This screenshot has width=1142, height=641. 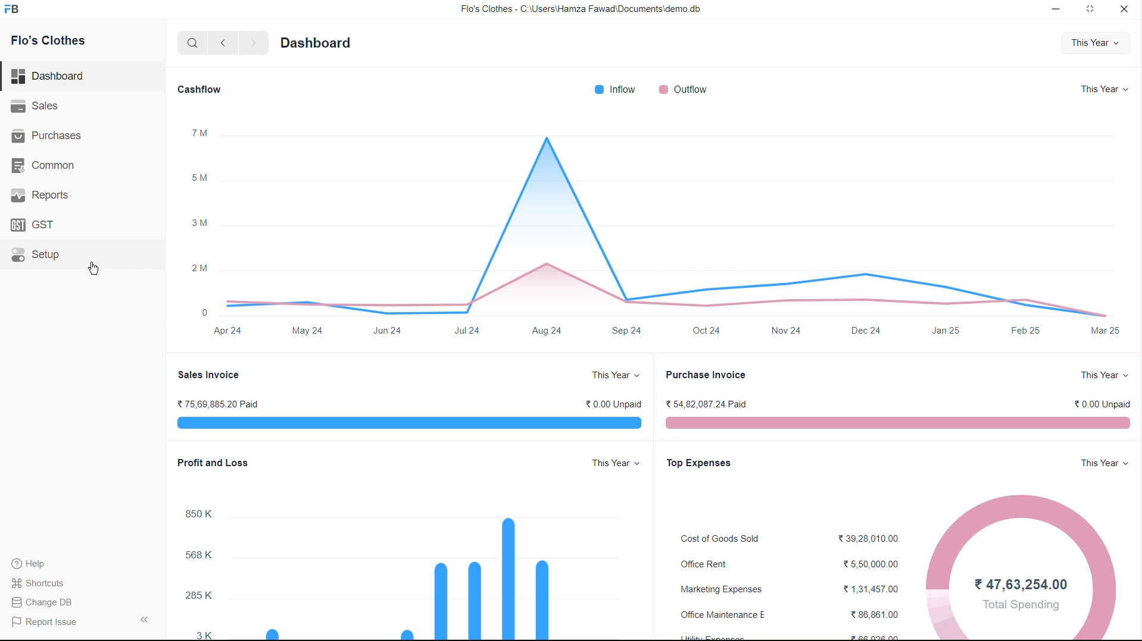 I want to click on 1,31,457.00, so click(x=869, y=590).